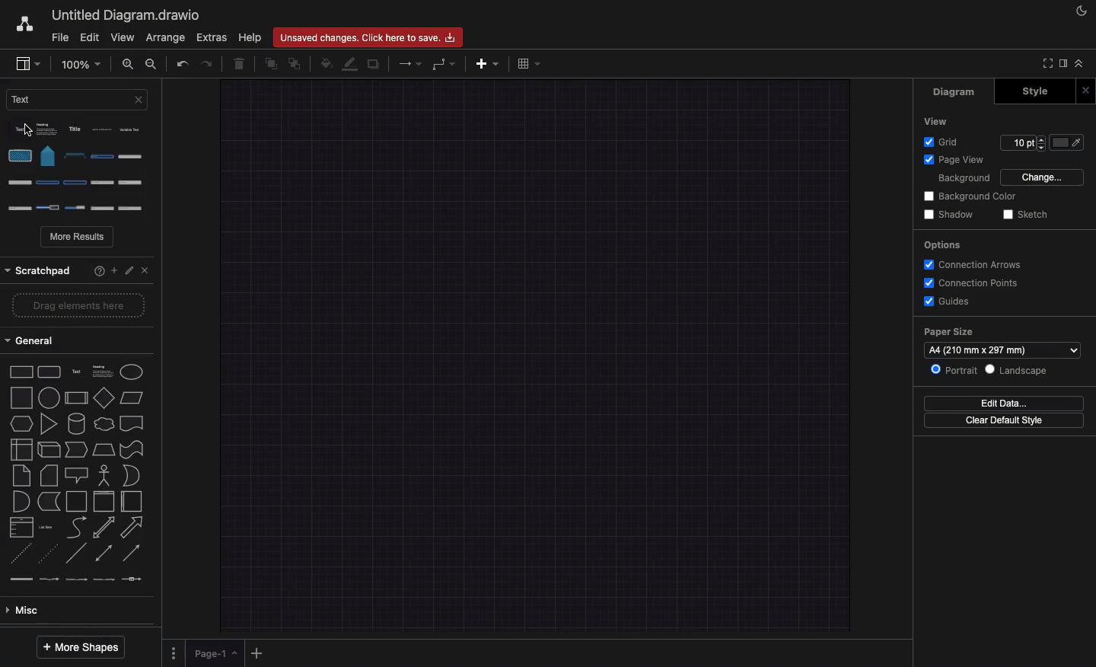 This screenshot has height=667, width=1096. I want to click on To front, so click(270, 65).